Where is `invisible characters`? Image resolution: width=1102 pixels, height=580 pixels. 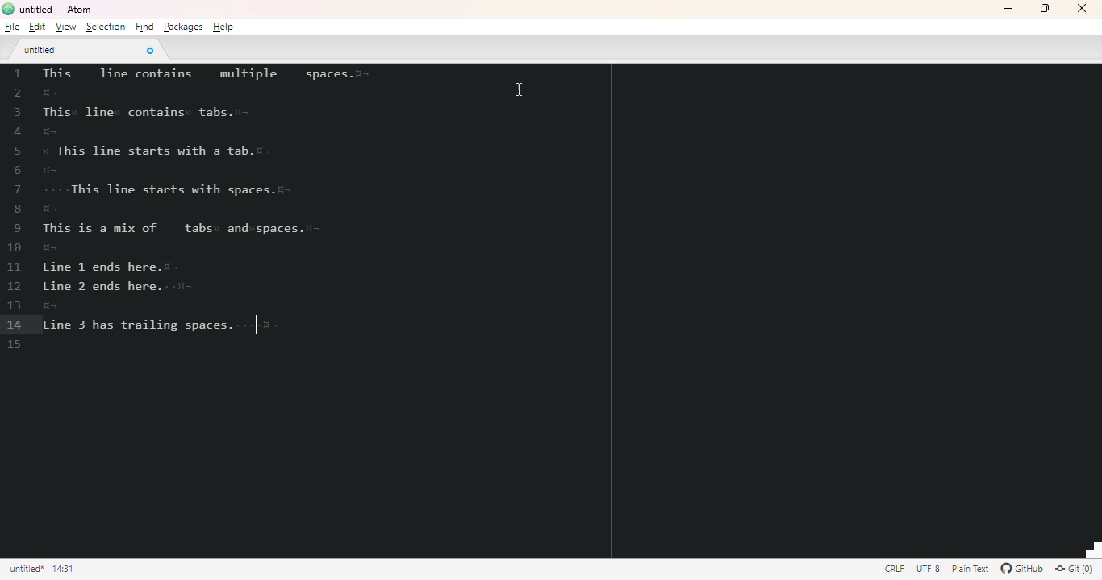 invisible characters is located at coordinates (257, 324).